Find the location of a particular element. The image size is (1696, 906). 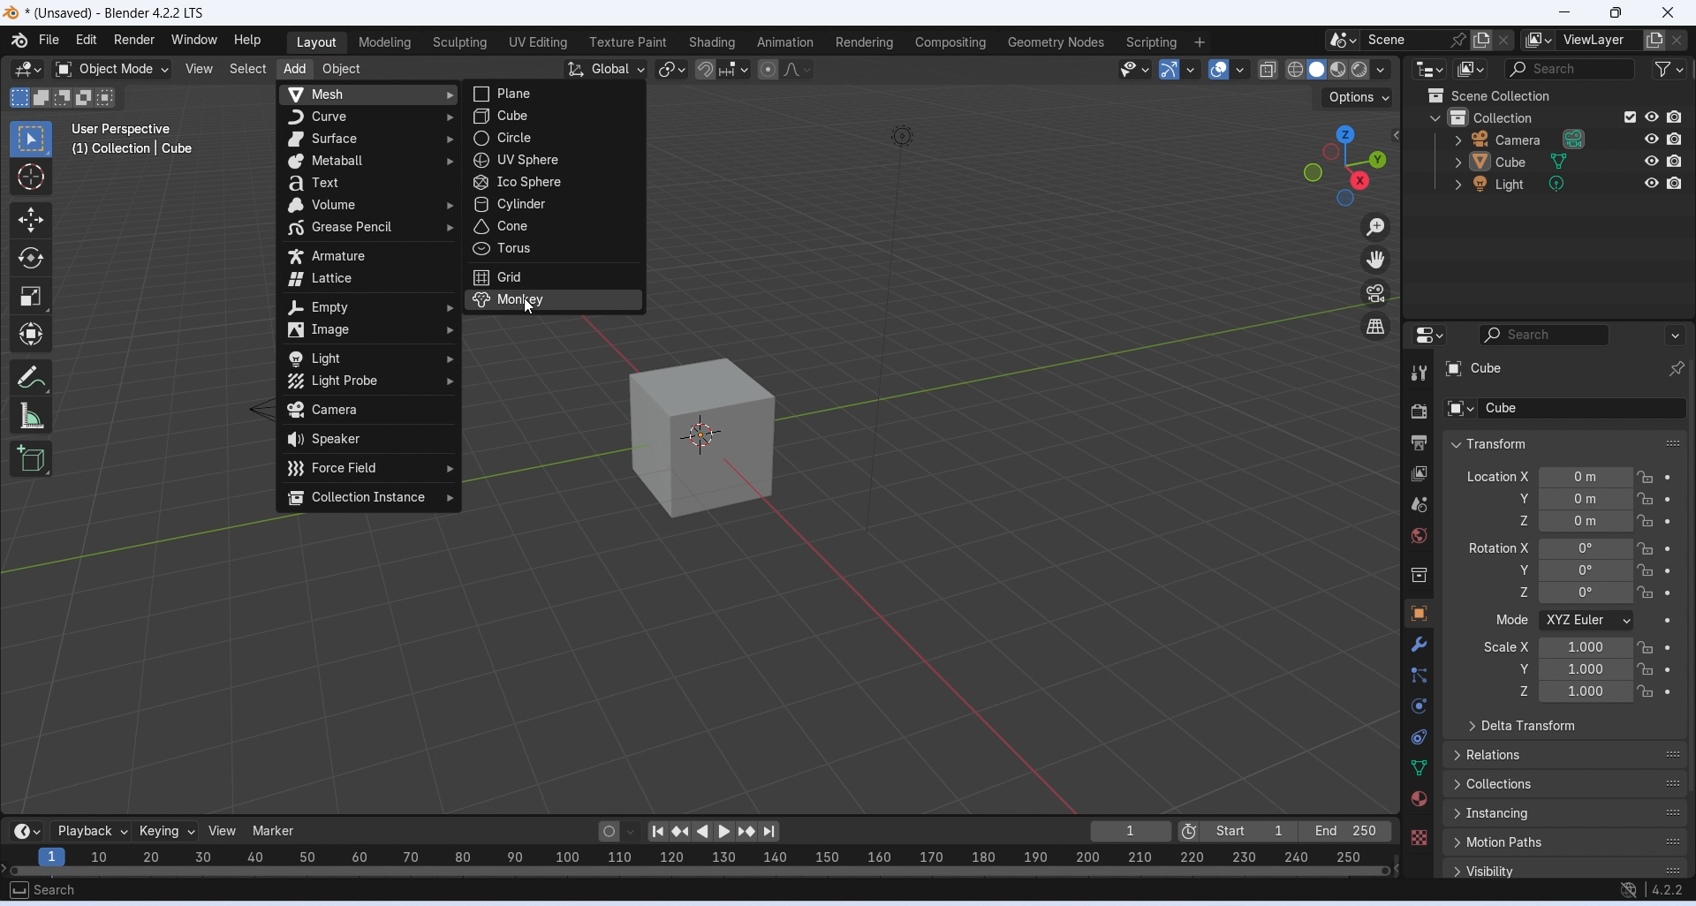

animate property is located at coordinates (1668, 571).